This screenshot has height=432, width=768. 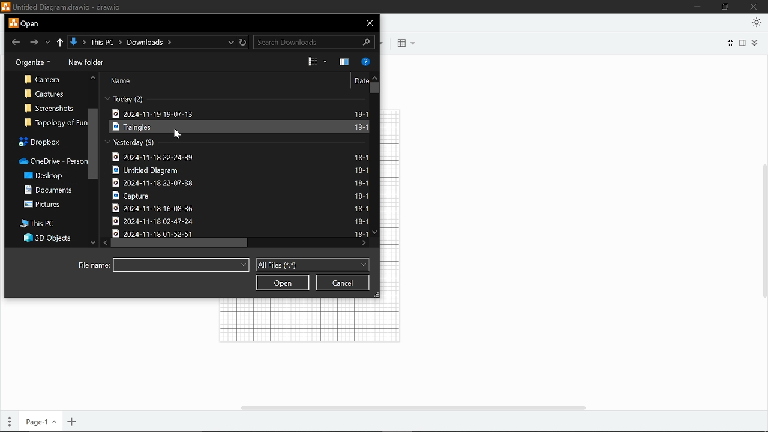 What do you see at coordinates (38, 422) in the screenshot?
I see `Current page` at bounding box center [38, 422].